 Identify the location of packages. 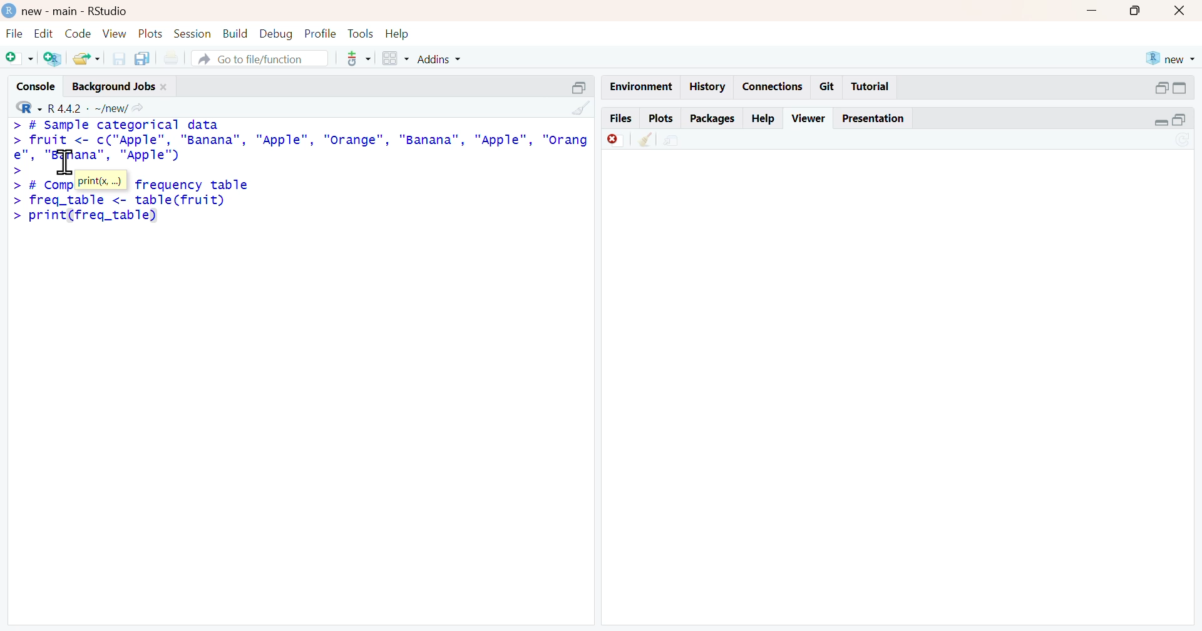
(713, 118).